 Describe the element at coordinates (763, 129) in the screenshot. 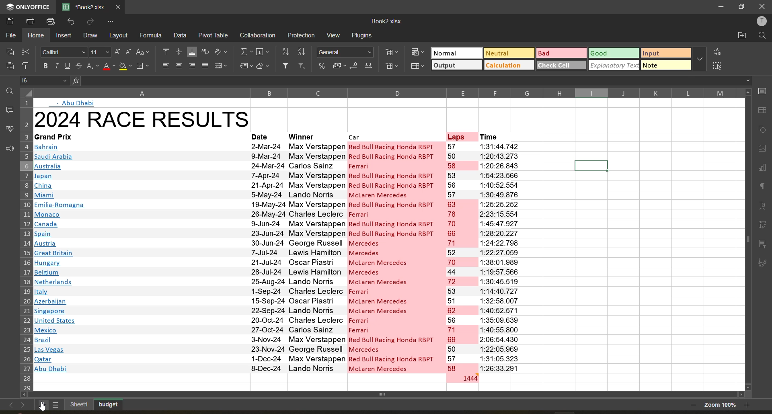

I see `shapes` at that location.